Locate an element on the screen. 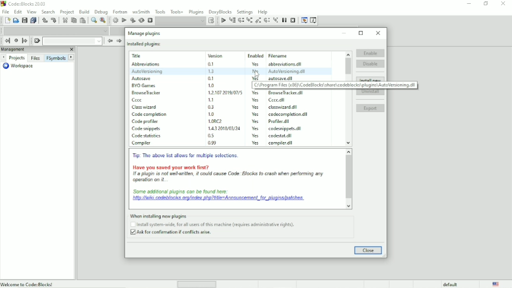 Image resolution: width=512 pixels, height=288 pixels. Title is located at coordinates (150, 56).